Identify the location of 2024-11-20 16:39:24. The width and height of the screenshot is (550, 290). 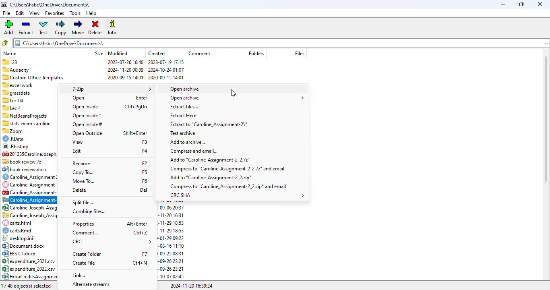
(191, 286).